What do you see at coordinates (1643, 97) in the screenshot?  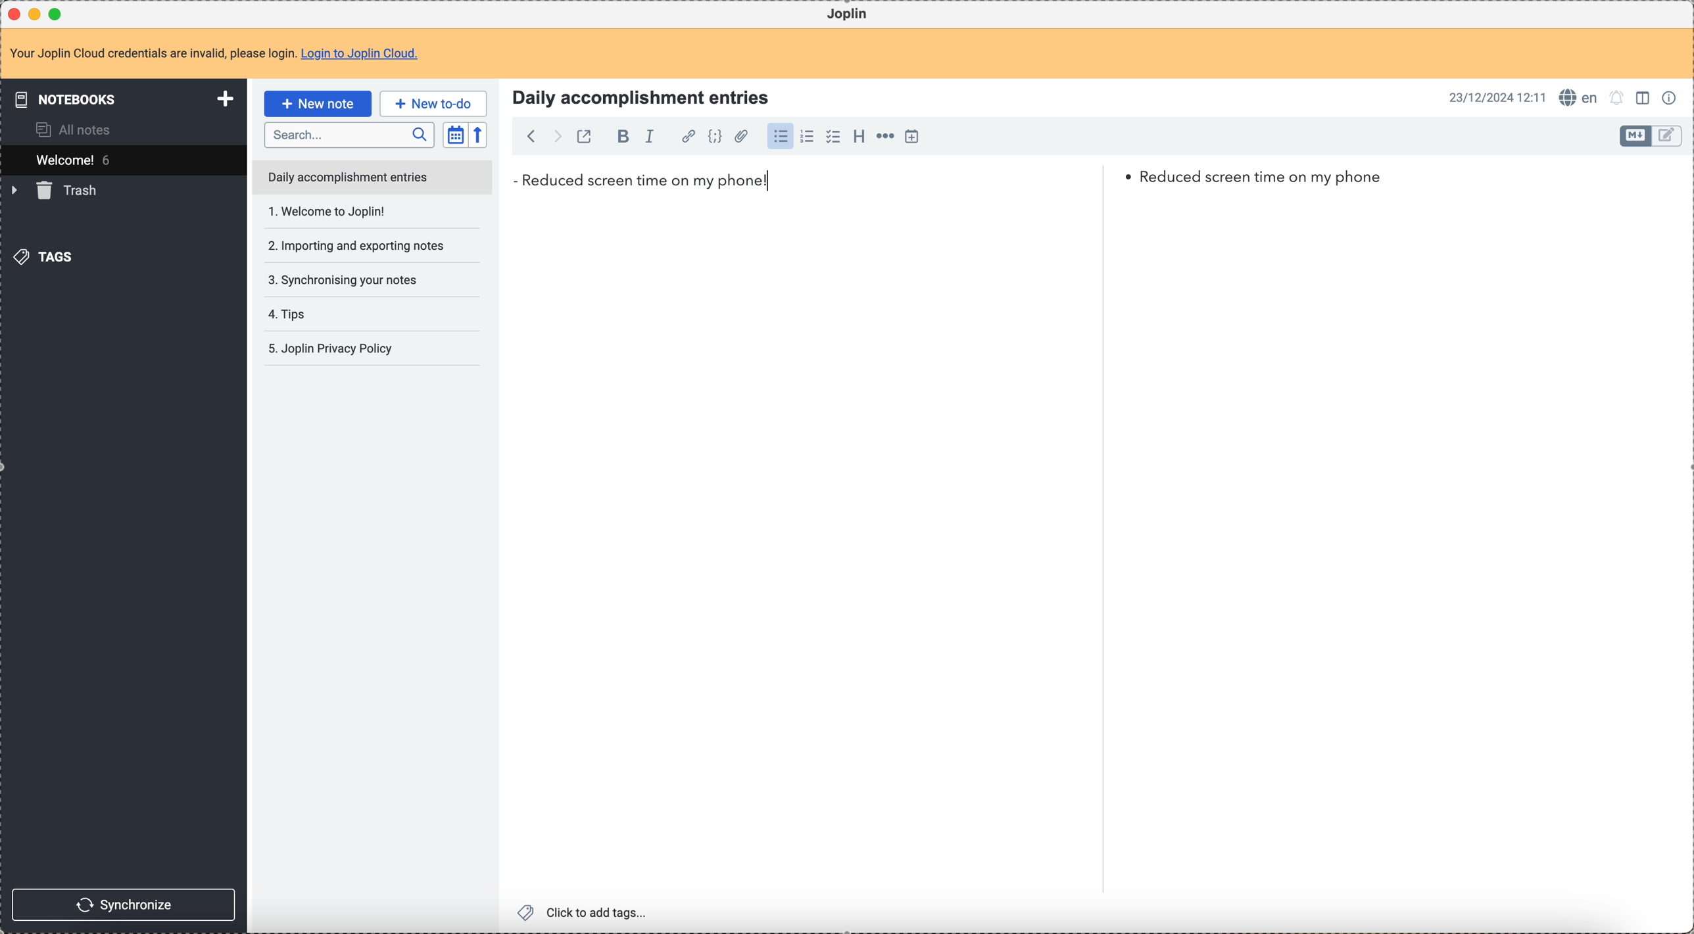 I see `toggle edit layout` at bounding box center [1643, 97].